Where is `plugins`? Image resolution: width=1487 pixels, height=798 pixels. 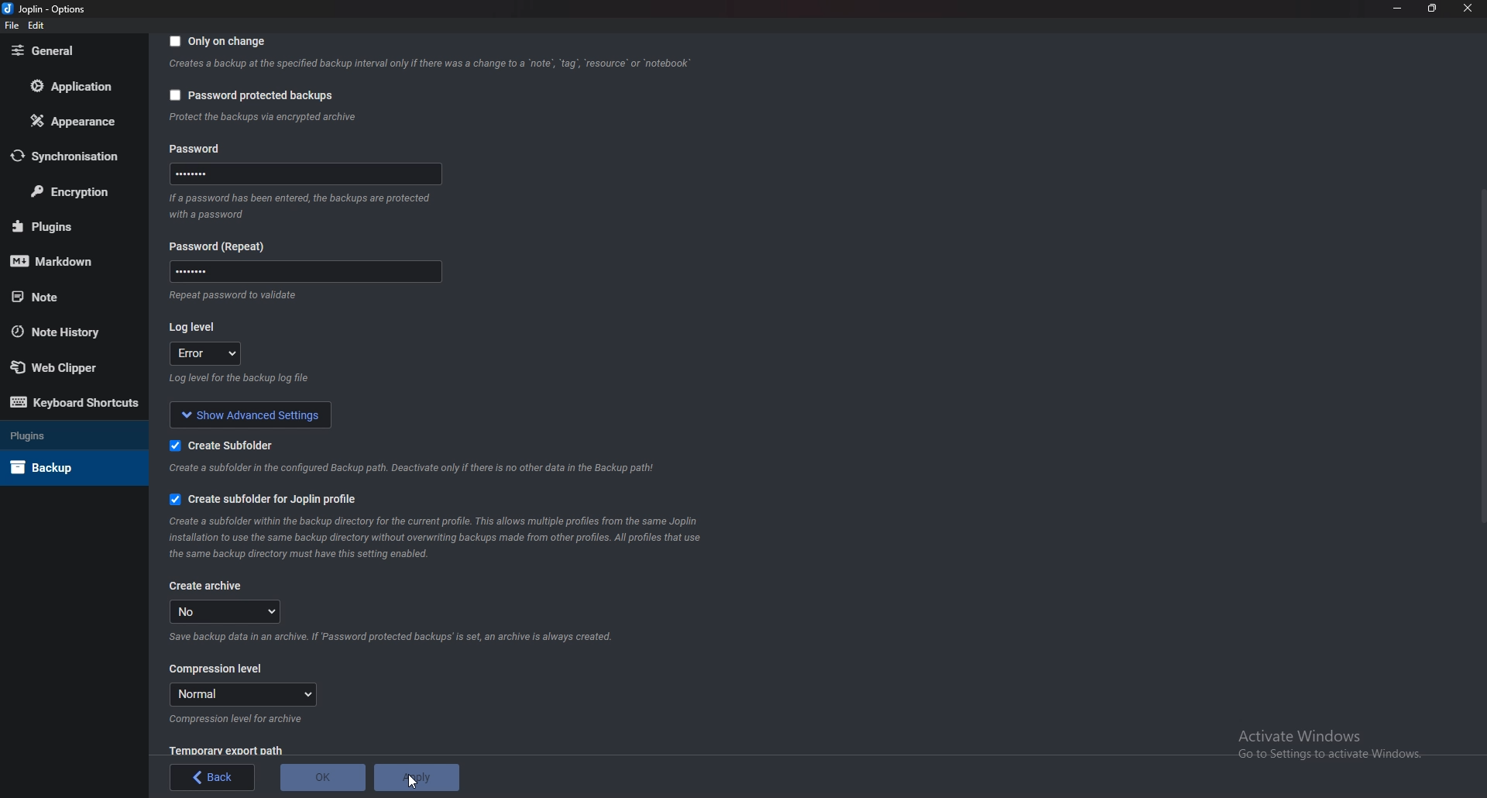 plugins is located at coordinates (65, 225).